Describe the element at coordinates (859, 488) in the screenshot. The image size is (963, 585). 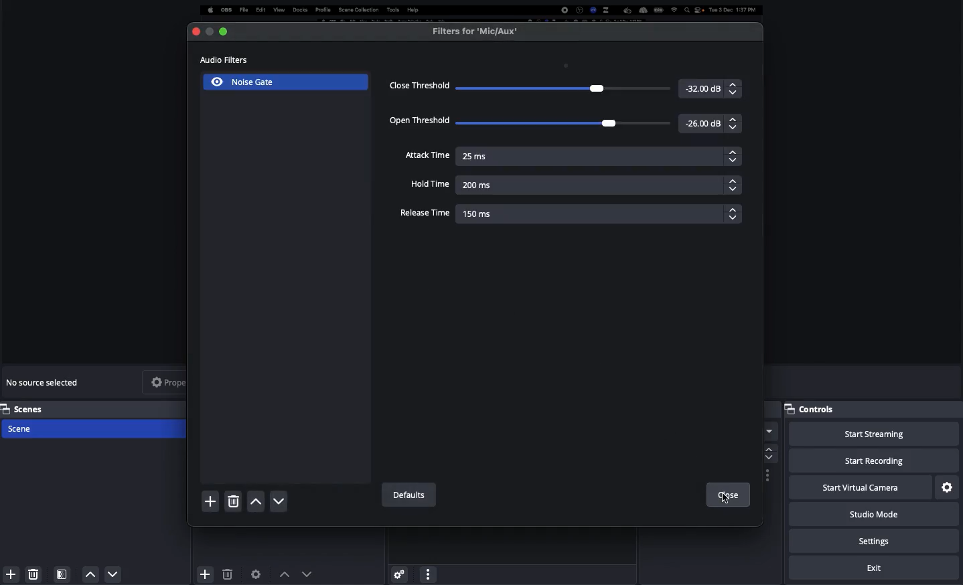
I see `Start virtual camera` at that location.